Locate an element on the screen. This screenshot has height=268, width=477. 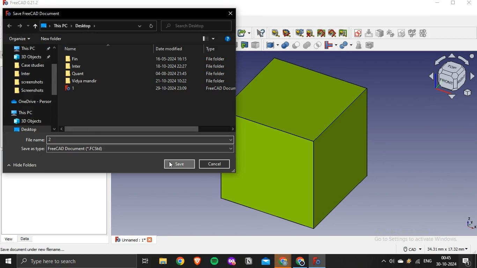
ThisPC > Desktop » is located at coordinates (91, 25).